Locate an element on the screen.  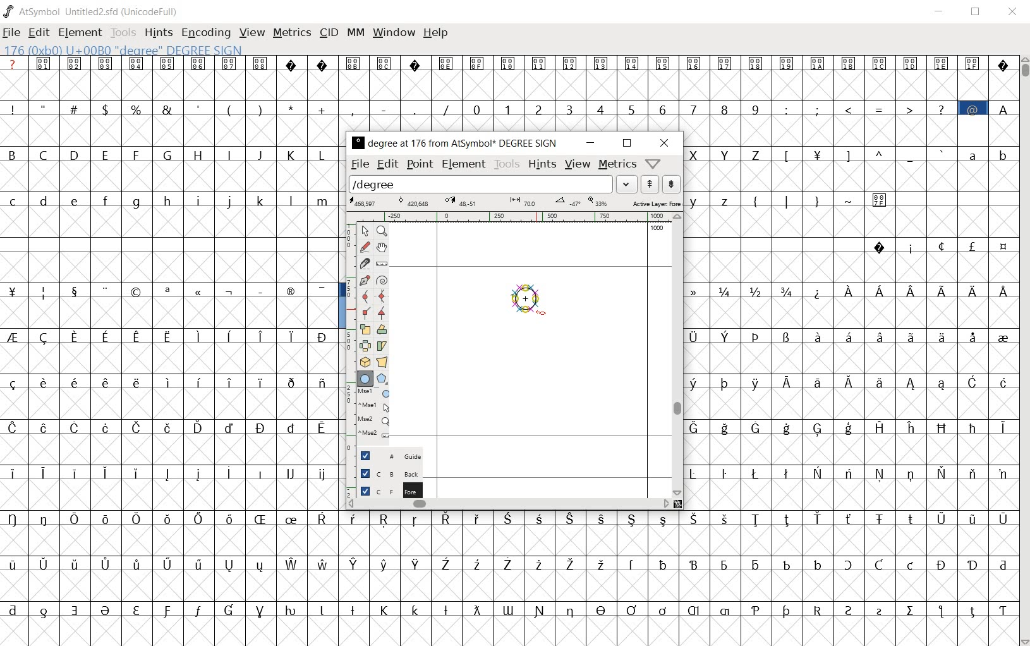
cid is located at coordinates (329, 33).